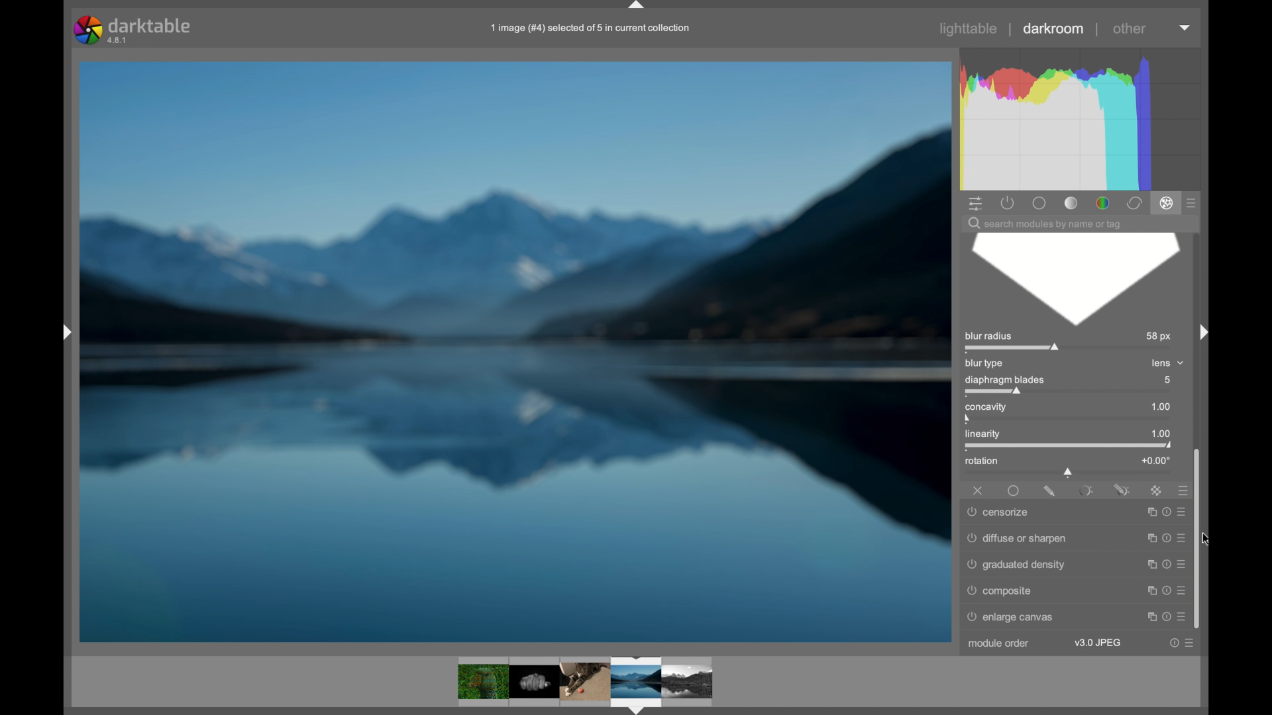 This screenshot has height=715, width=1272. I want to click on drag handle, so click(1200, 331).